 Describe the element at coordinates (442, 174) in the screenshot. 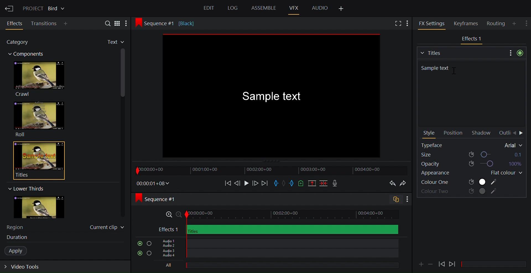

I see `Appearance` at that location.